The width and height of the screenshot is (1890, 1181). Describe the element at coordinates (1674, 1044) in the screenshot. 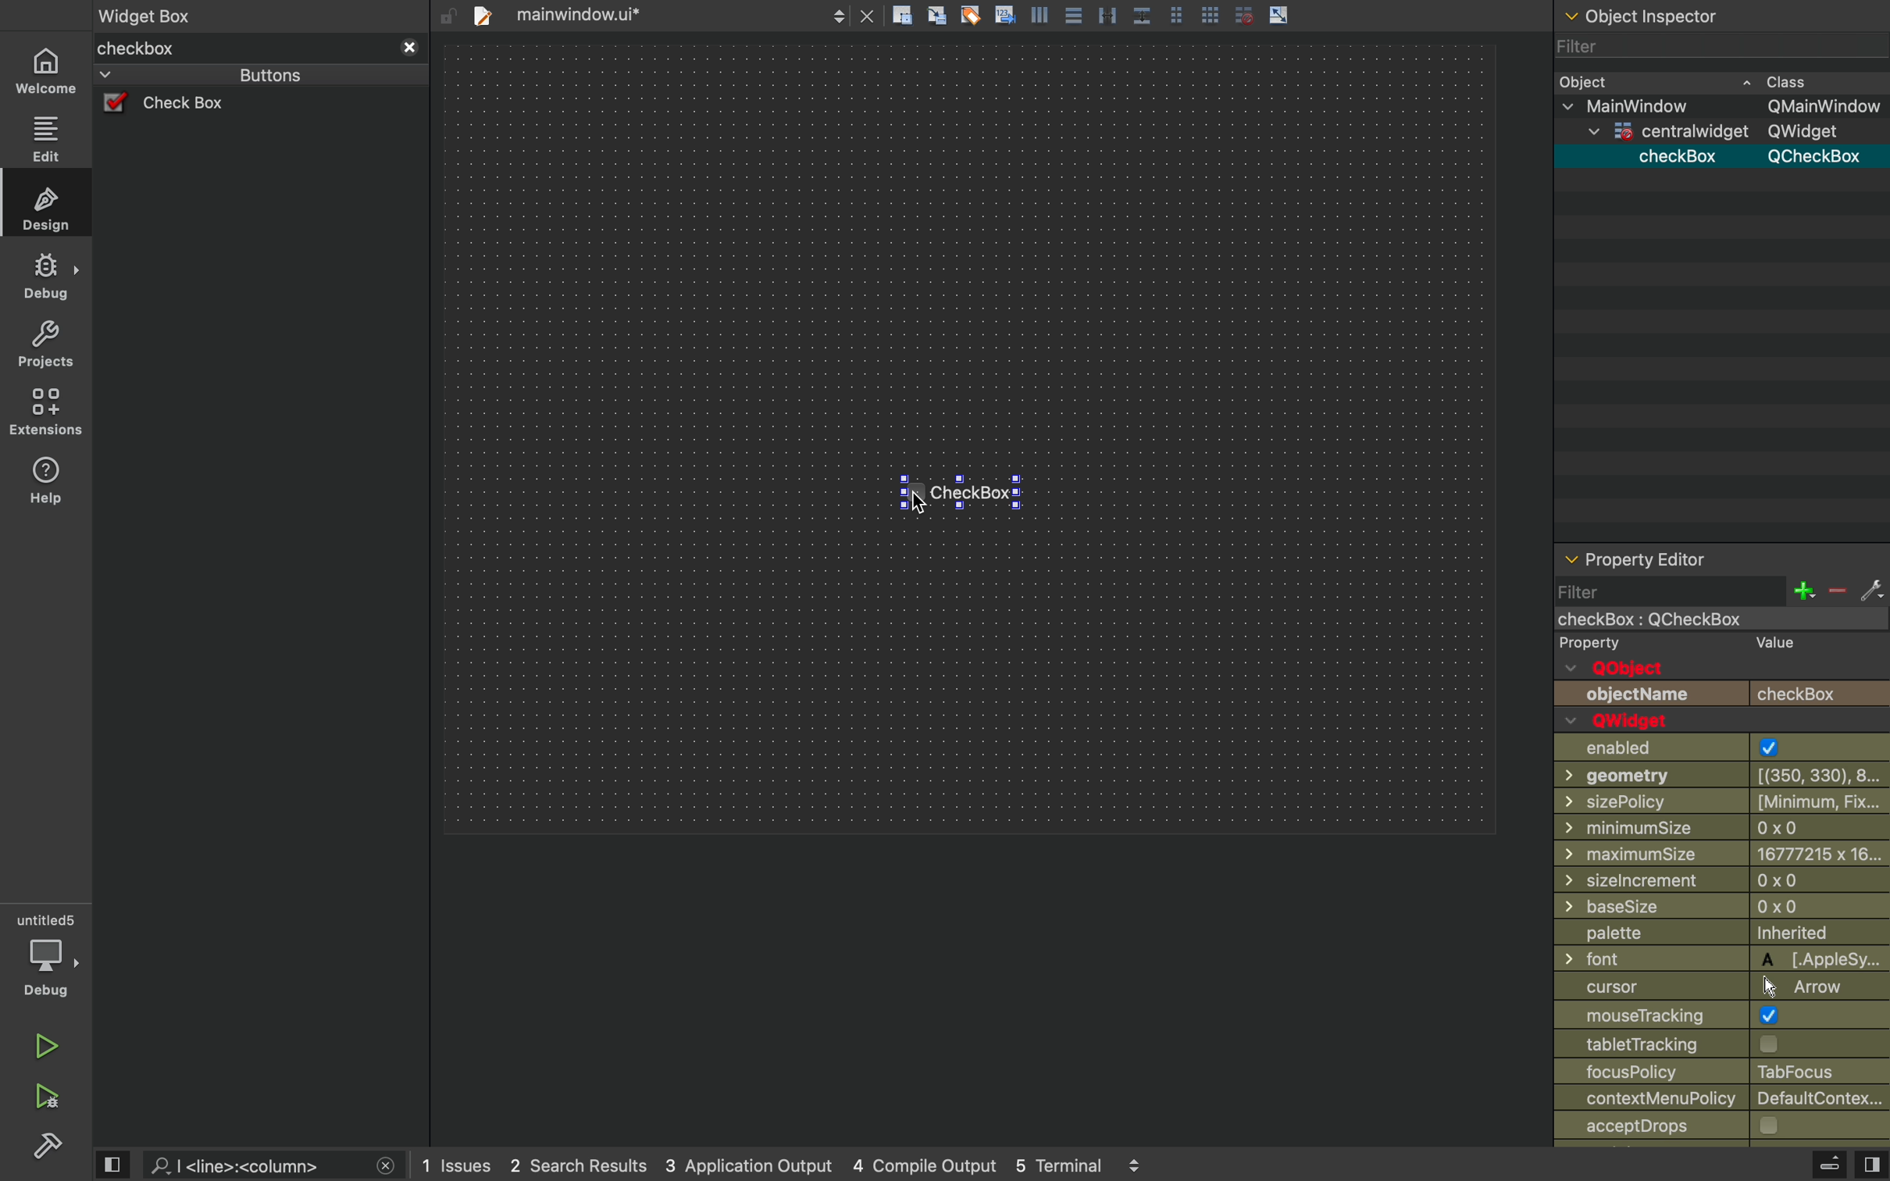

I see `table tracking` at that location.